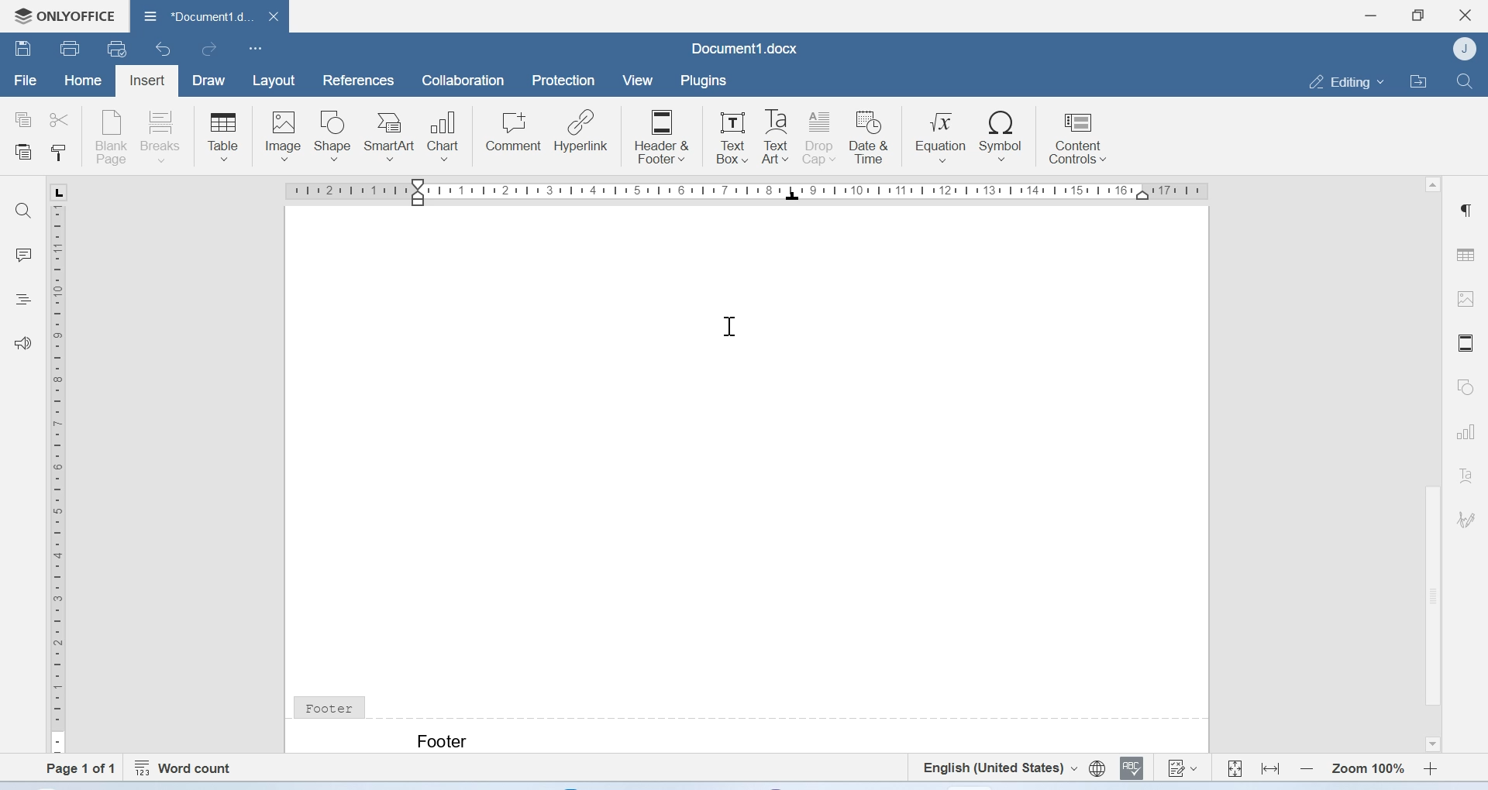 The height and width of the screenshot is (790, 1488). I want to click on Word count, so click(187, 765).